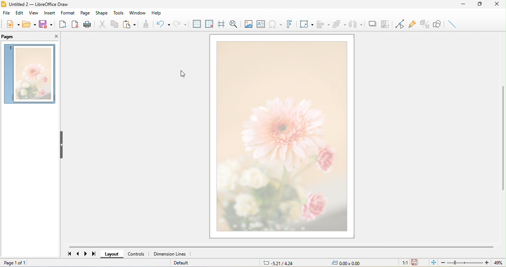 This screenshot has height=267, width=506. Describe the element at coordinates (35, 13) in the screenshot. I see `view` at that location.